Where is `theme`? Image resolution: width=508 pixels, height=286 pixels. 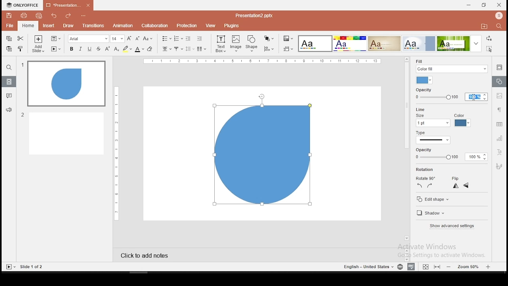 theme is located at coordinates (419, 43).